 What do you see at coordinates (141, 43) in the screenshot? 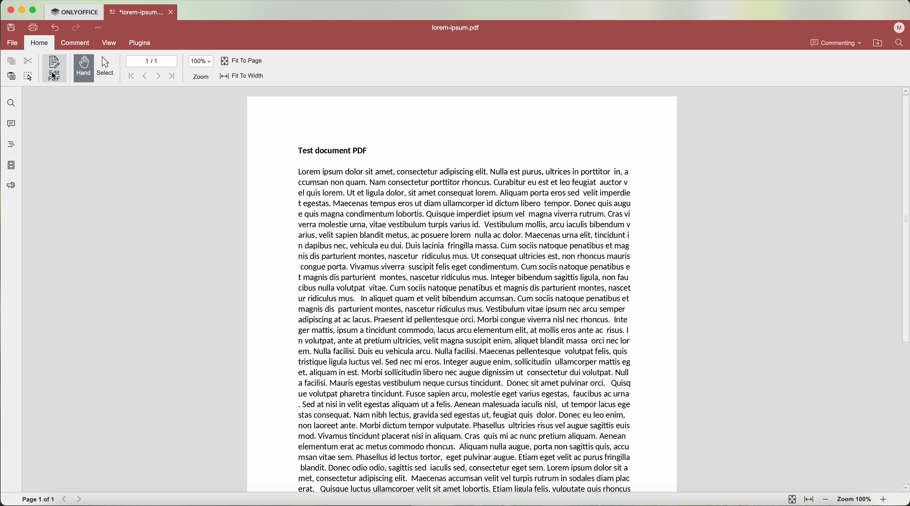
I see `plugins` at bounding box center [141, 43].